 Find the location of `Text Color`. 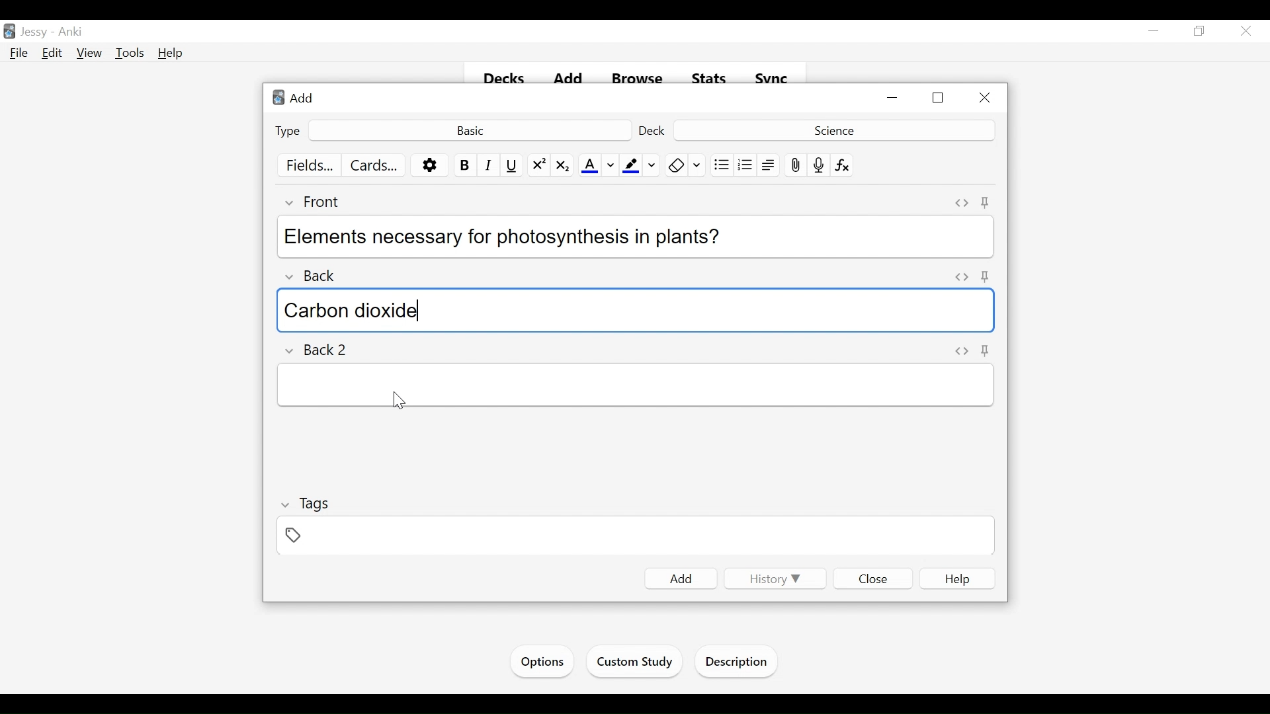

Text Color is located at coordinates (589, 166).